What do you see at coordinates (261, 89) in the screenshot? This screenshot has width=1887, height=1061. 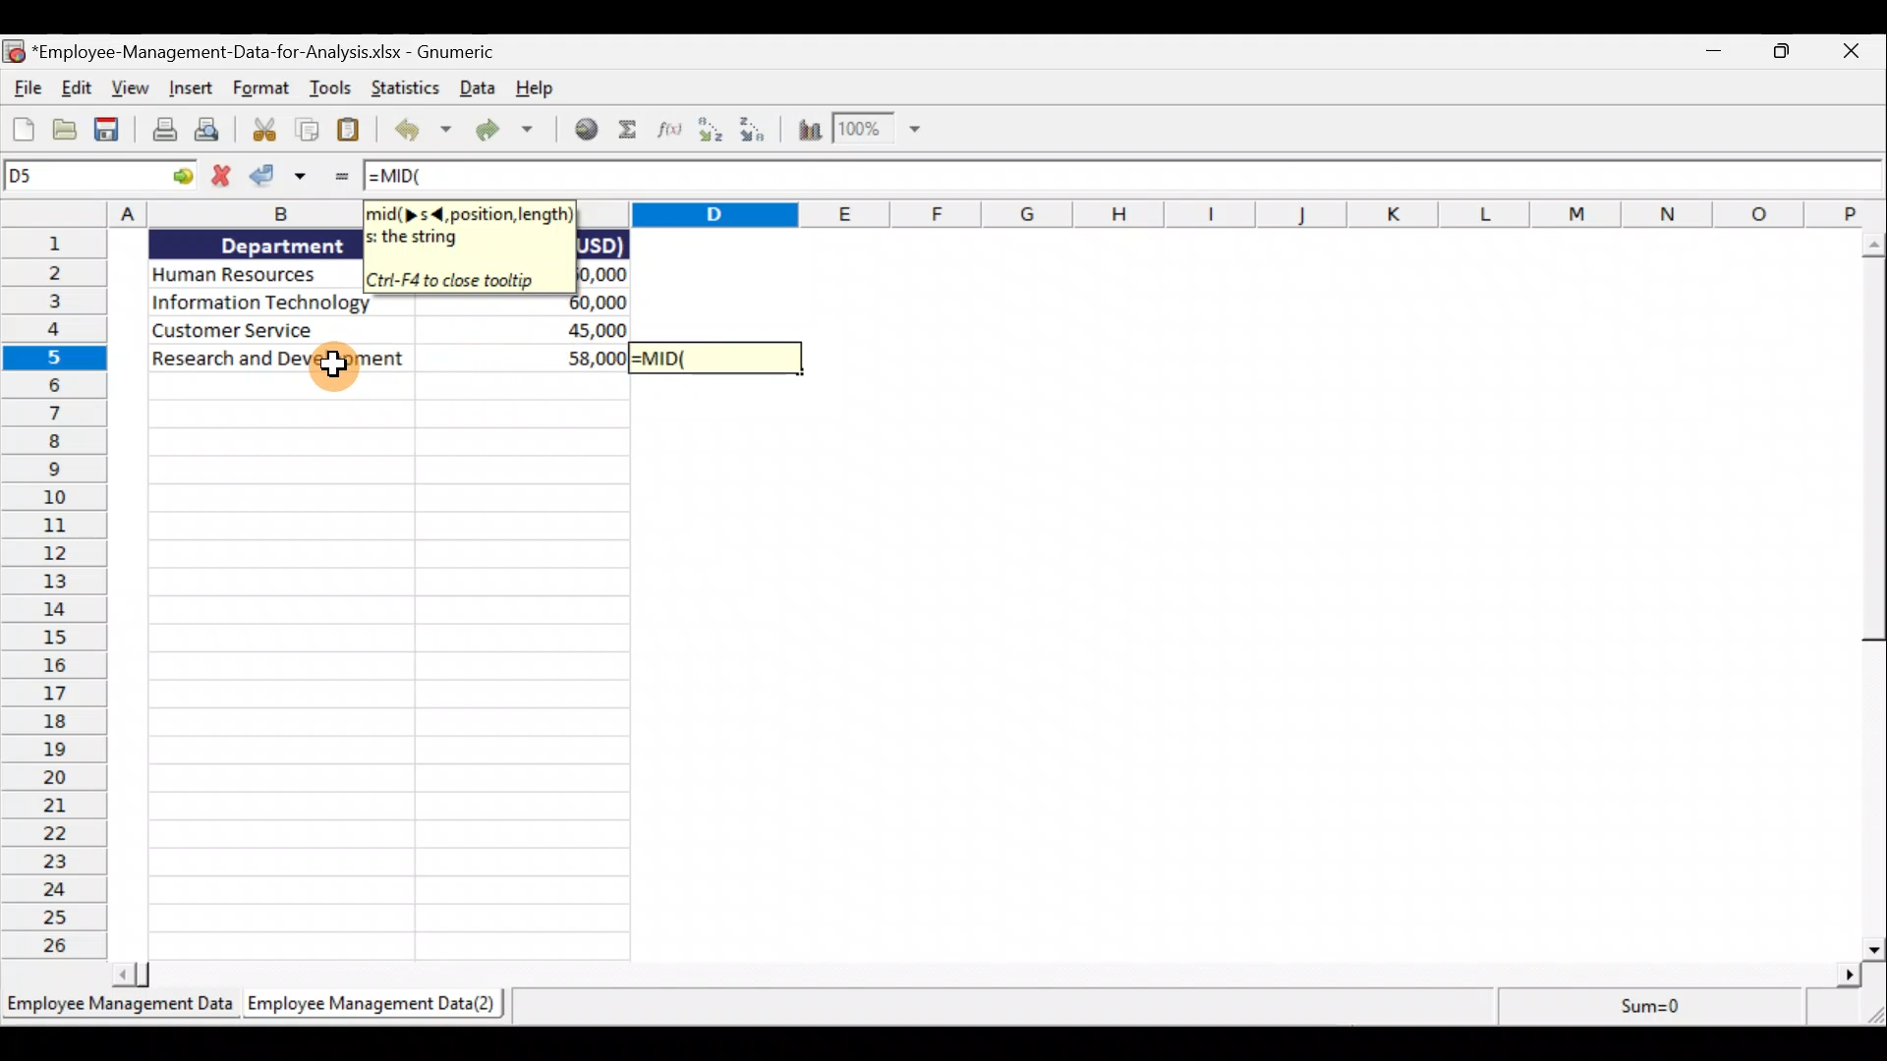 I see `Format` at bounding box center [261, 89].